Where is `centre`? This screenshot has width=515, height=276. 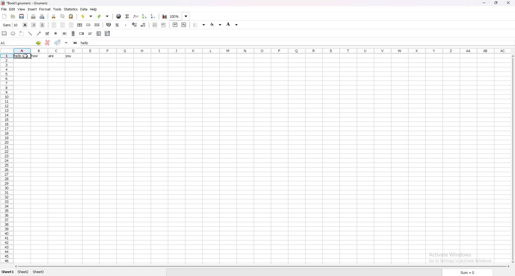 centre is located at coordinates (62, 25).